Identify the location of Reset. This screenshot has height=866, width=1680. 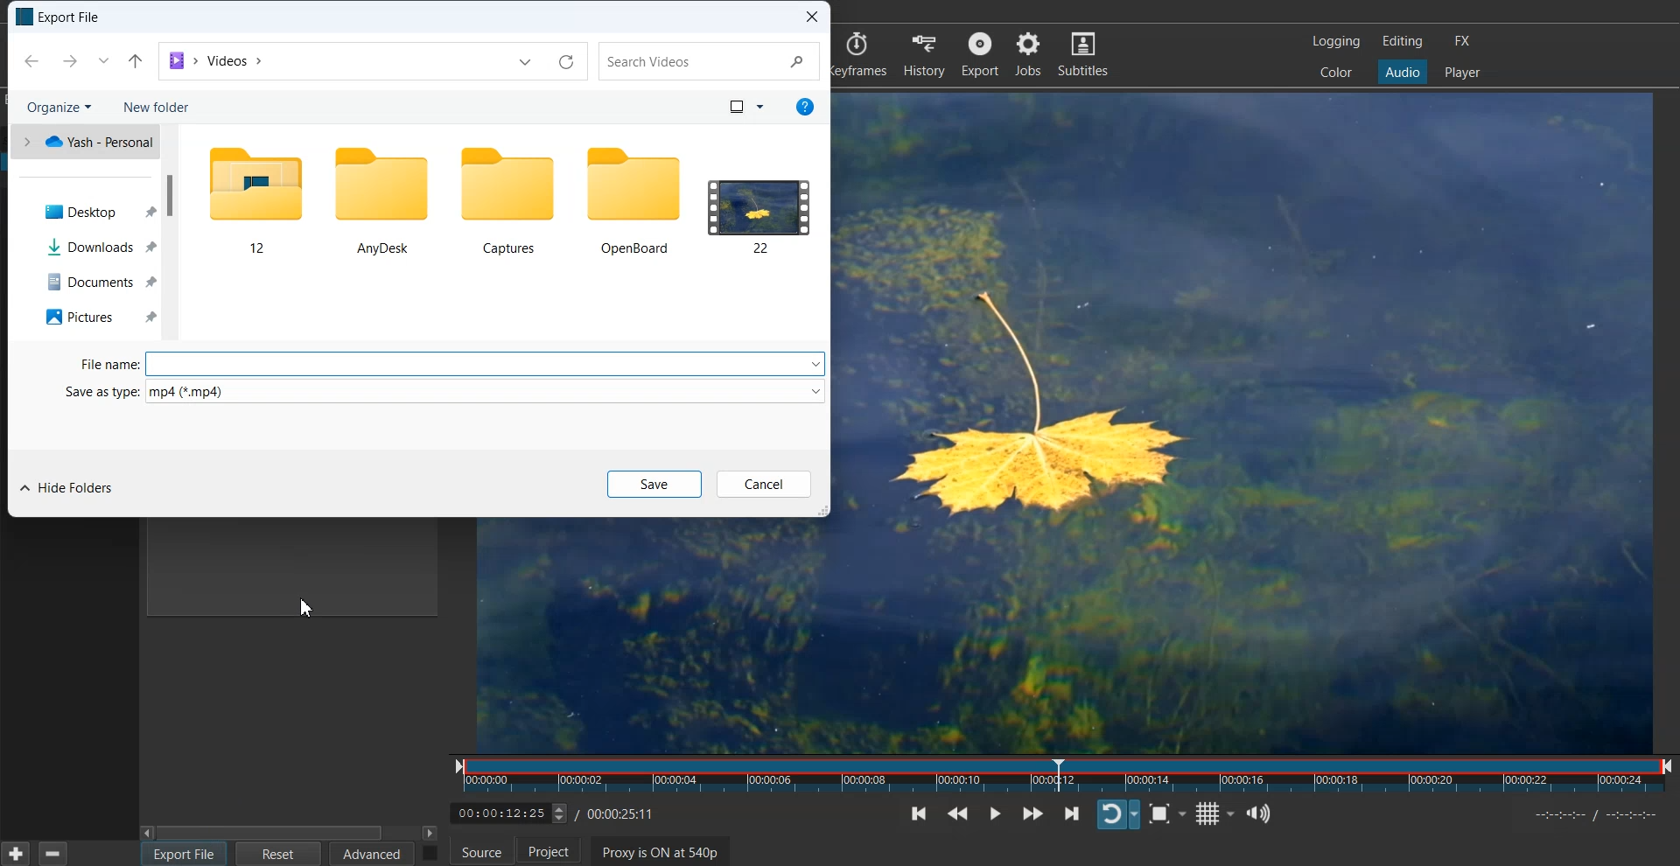
(279, 854).